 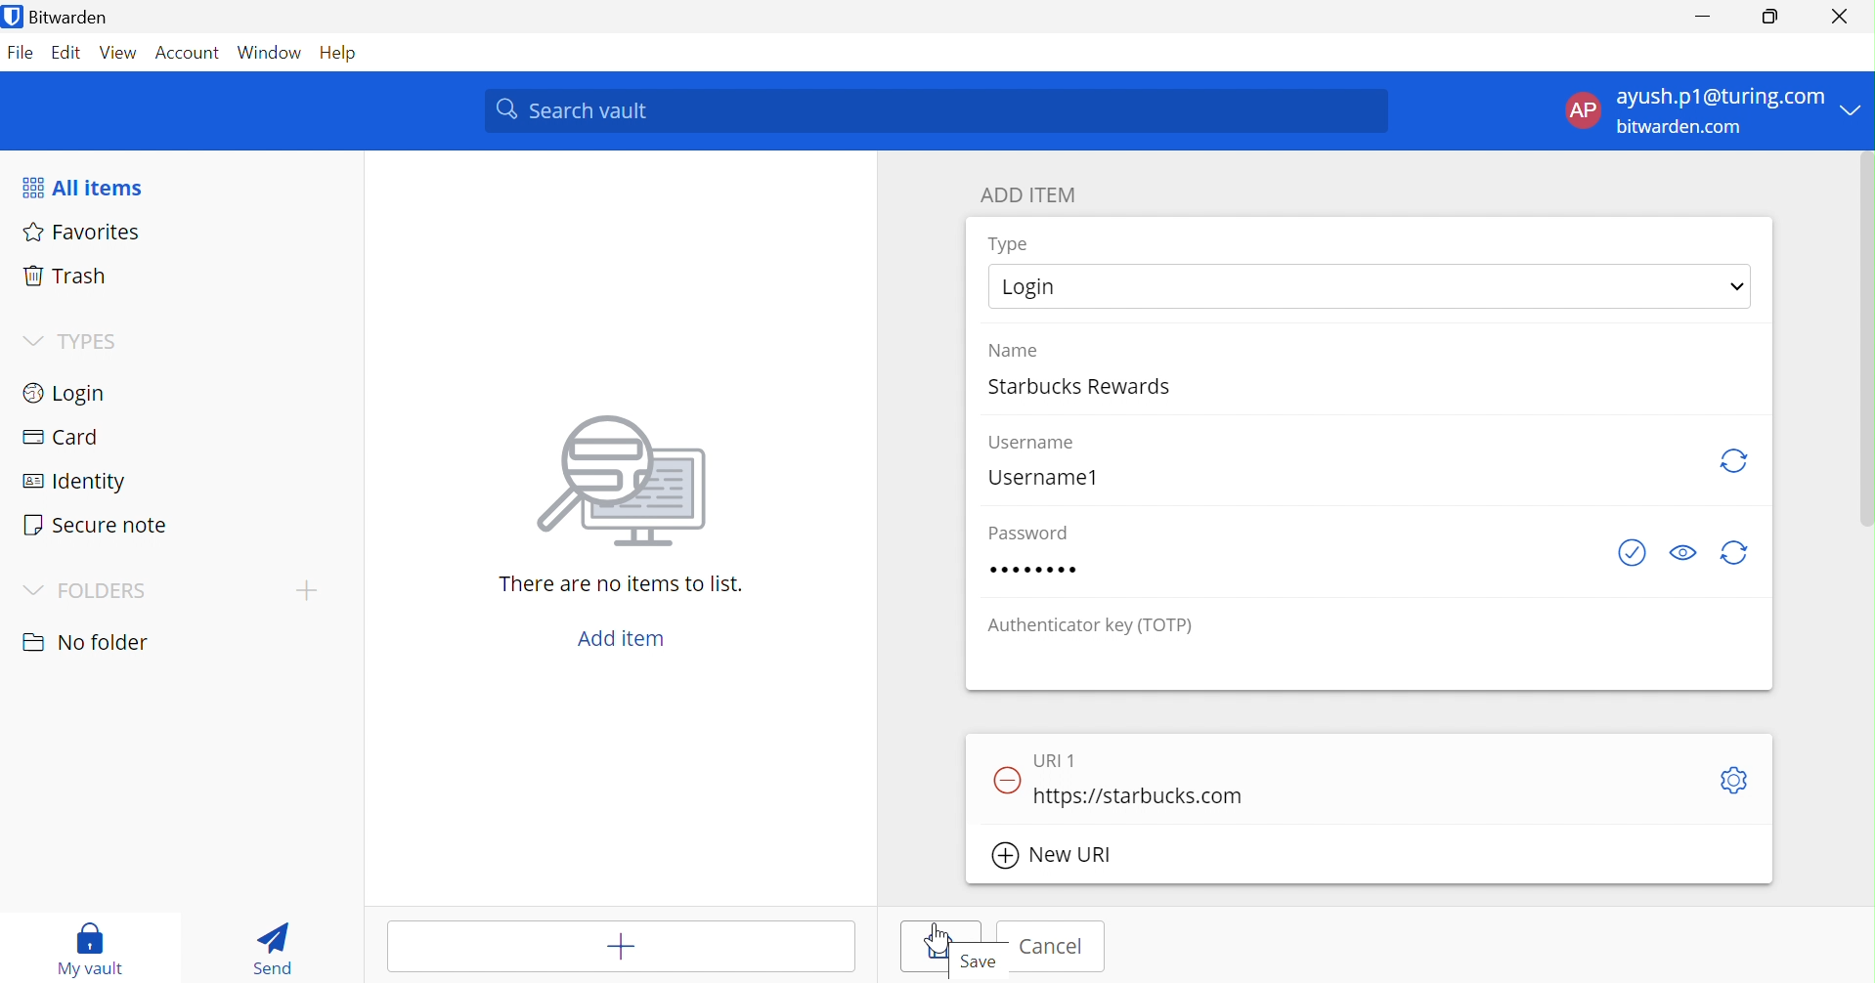 I want to click on Add item, so click(x=587, y=946).